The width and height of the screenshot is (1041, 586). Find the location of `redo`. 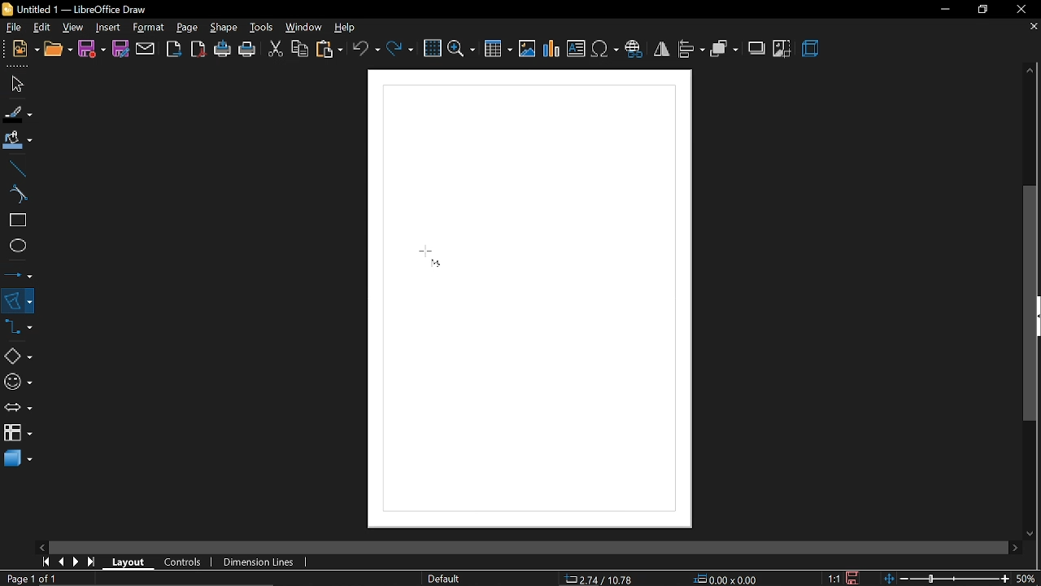

redo is located at coordinates (399, 47).